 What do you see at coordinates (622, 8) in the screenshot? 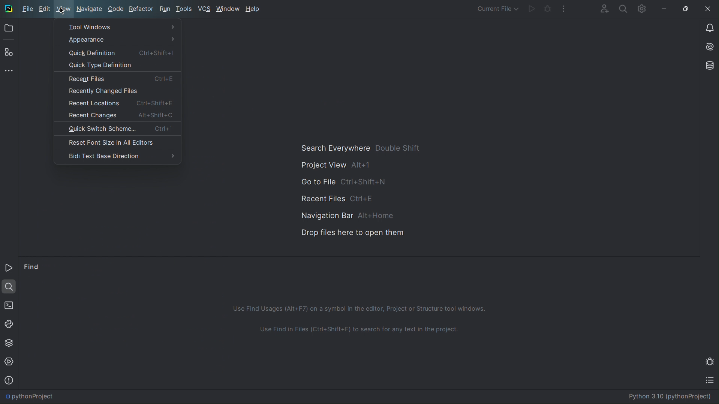
I see `Search` at bounding box center [622, 8].